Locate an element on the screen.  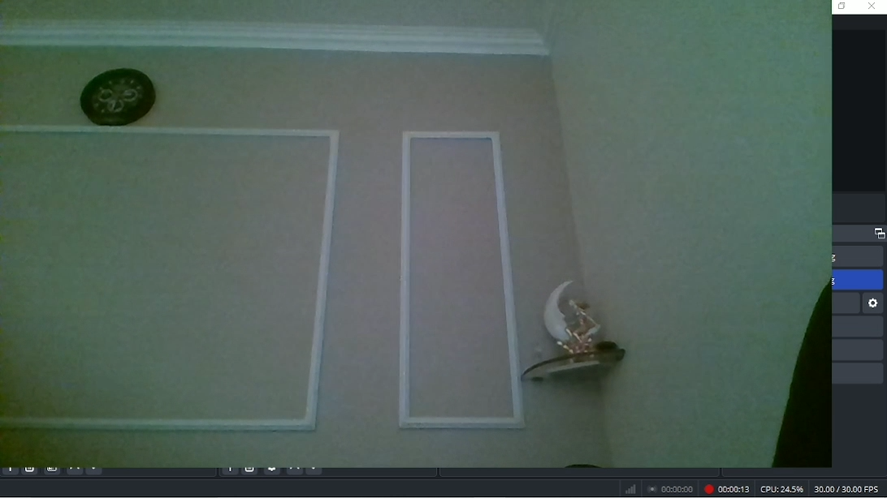
Webcam source added is located at coordinates (413, 234).